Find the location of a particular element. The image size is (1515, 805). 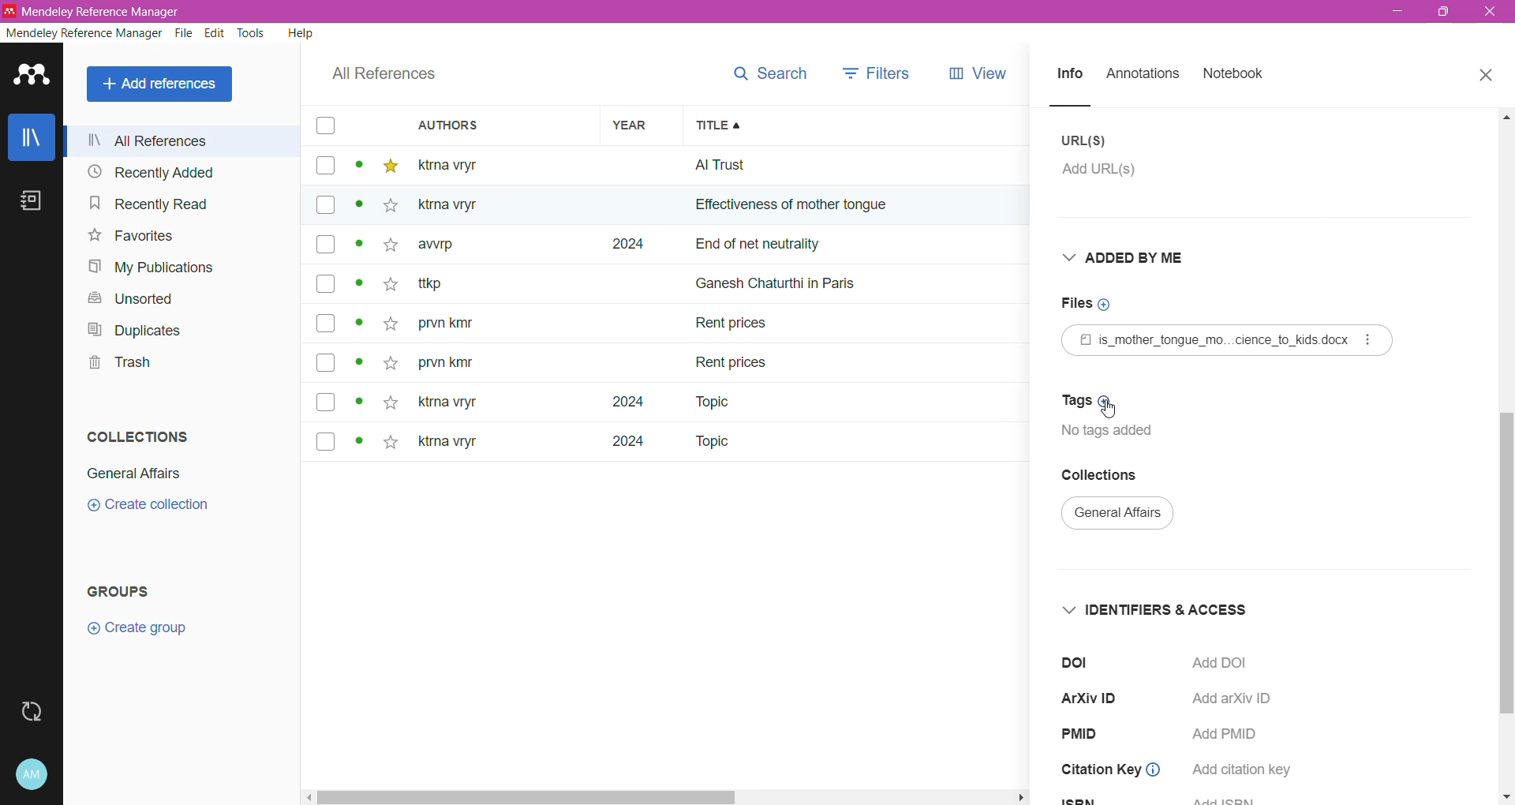

PMID is located at coordinates (1085, 734).